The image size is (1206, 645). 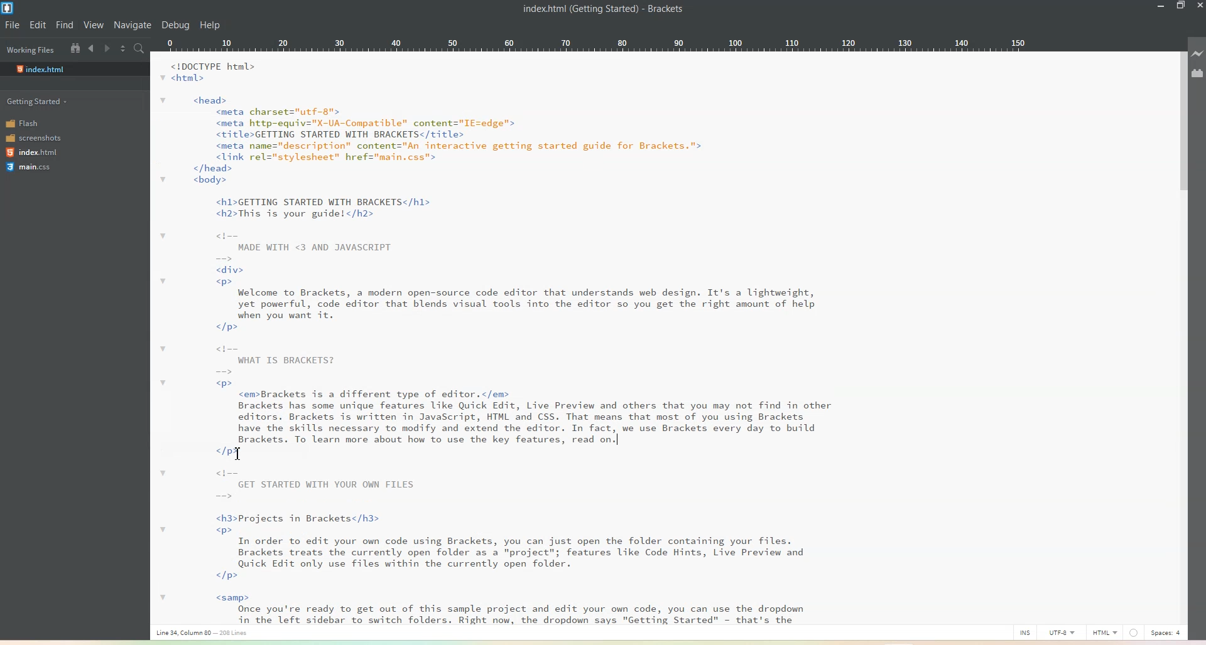 What do you see at coordinates (124, 49) in the screenshot?
I see `Split editor vertically and horizontally` at bounding box center [124, 49].